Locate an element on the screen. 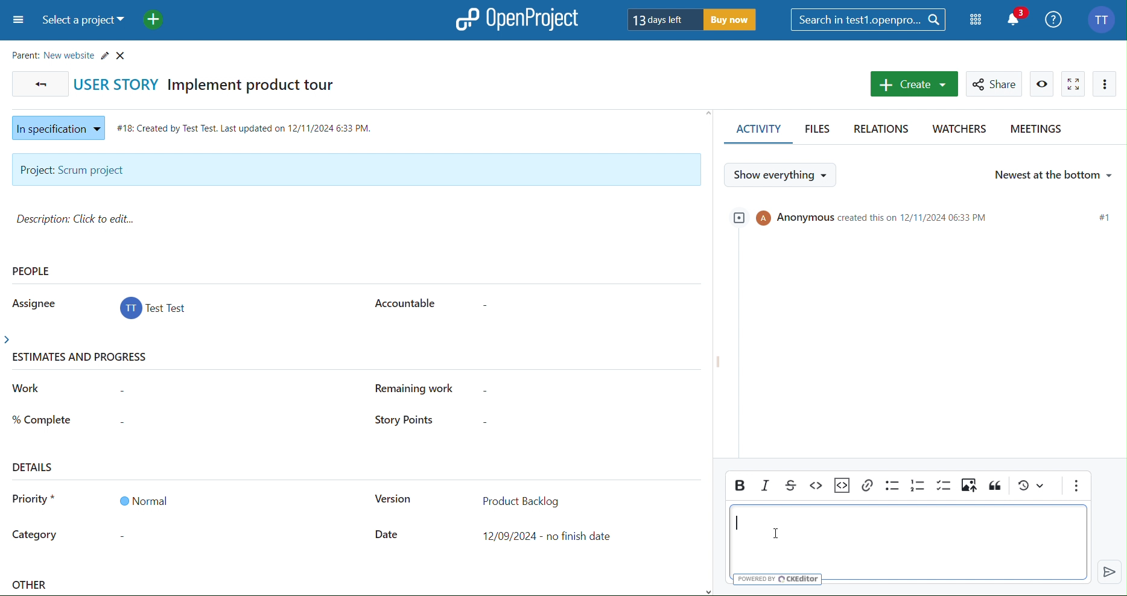 This screenshot has height=596, width=1127. Accountable is located at coordinates (403, 302).